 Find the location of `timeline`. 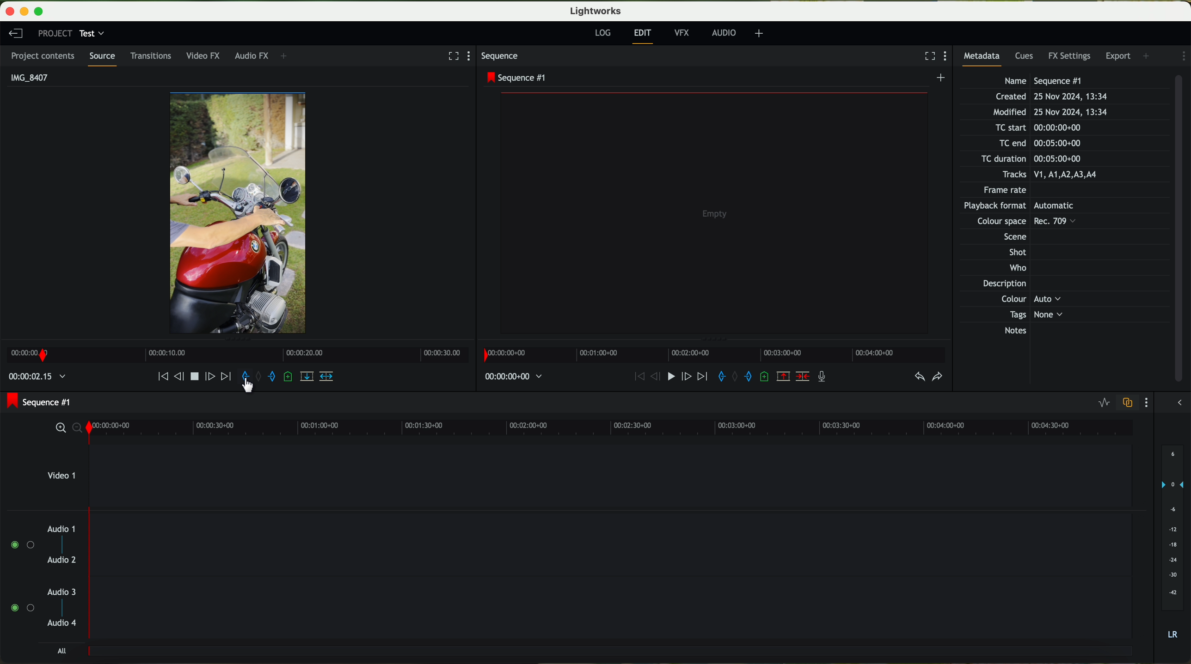

timeline is located at coordinates (713, 355).